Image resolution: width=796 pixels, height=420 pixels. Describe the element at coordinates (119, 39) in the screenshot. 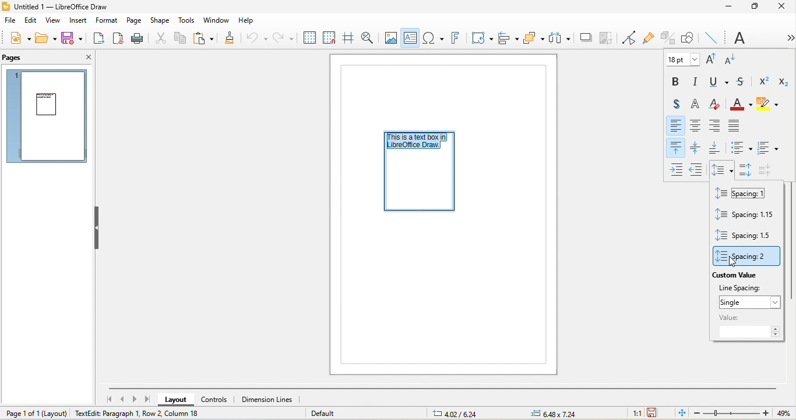

I see `export directly as pdf` at that location.